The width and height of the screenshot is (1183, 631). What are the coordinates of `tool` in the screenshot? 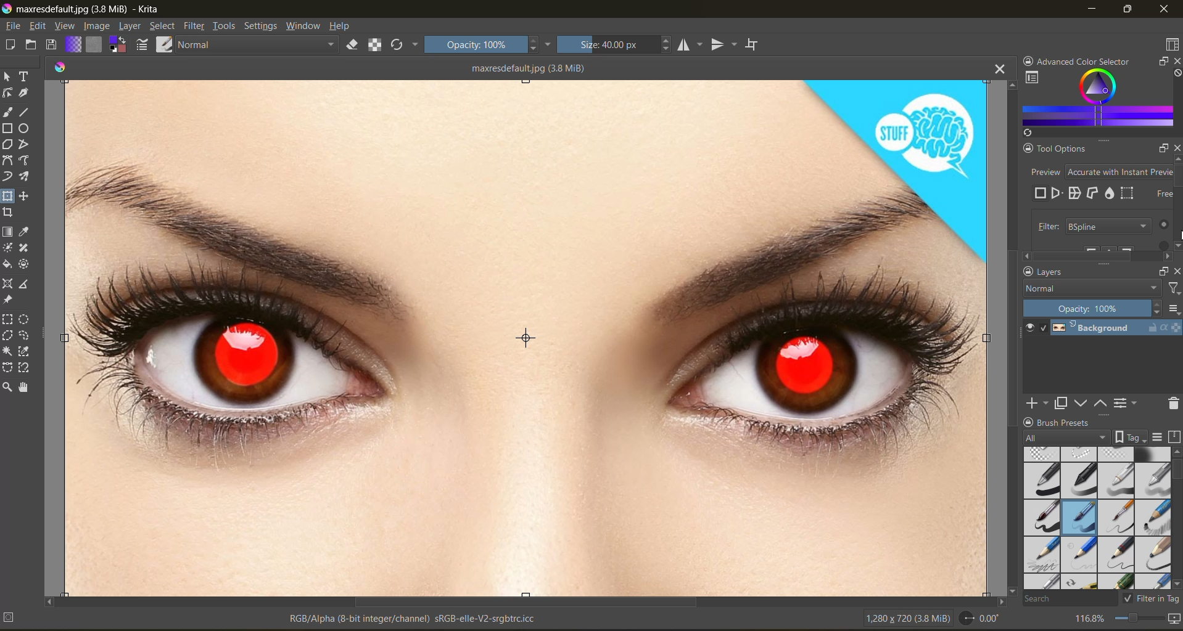 It's located at (25, 248).